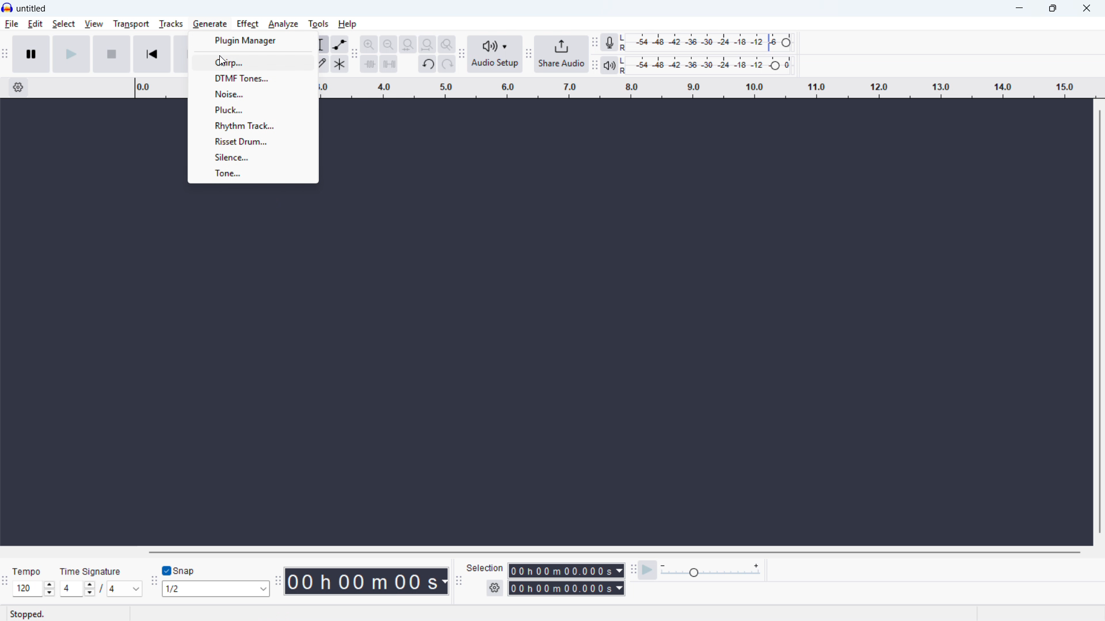  I want to click on stop , so click(112, 54).